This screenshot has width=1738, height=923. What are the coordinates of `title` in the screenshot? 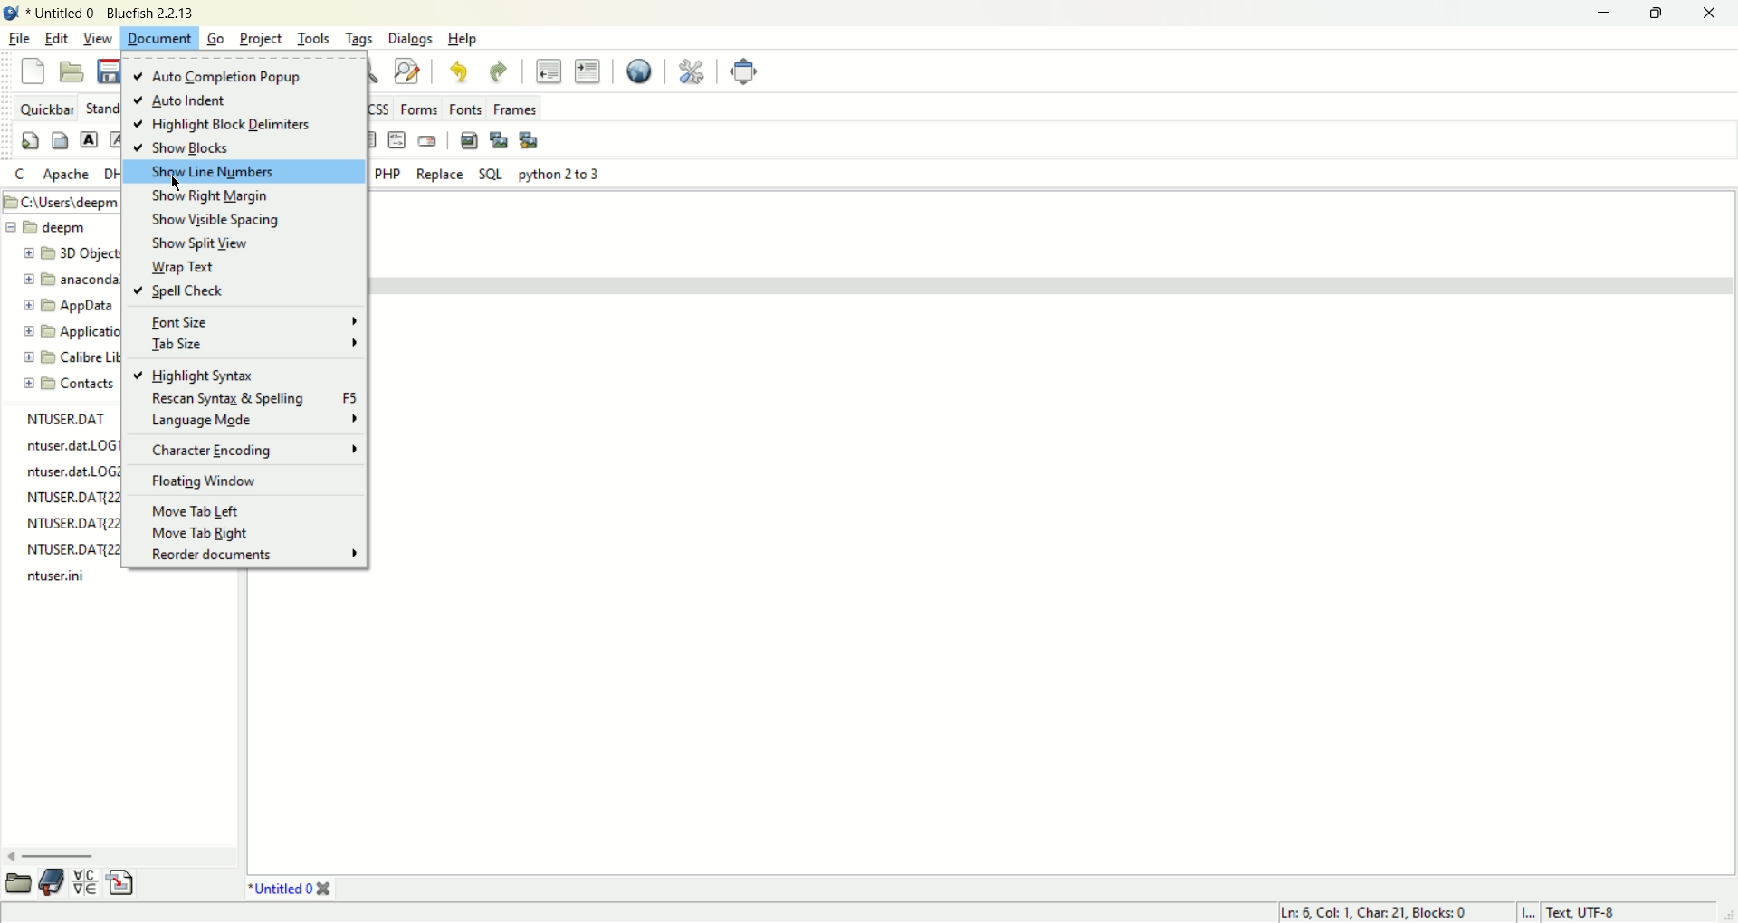 It's located at (290, 890).